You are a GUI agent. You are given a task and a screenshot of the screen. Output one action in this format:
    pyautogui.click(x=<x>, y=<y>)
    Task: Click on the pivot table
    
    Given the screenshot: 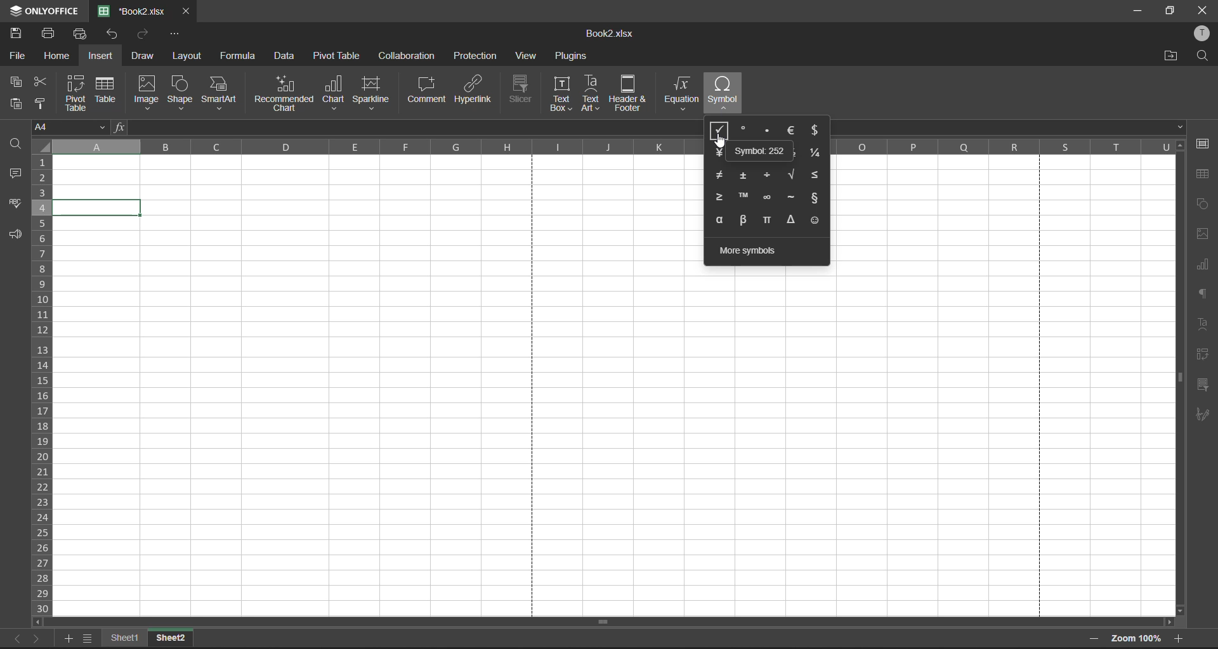 What is the action you would take?
    pyautogui.click(x=1202, y=356)
    